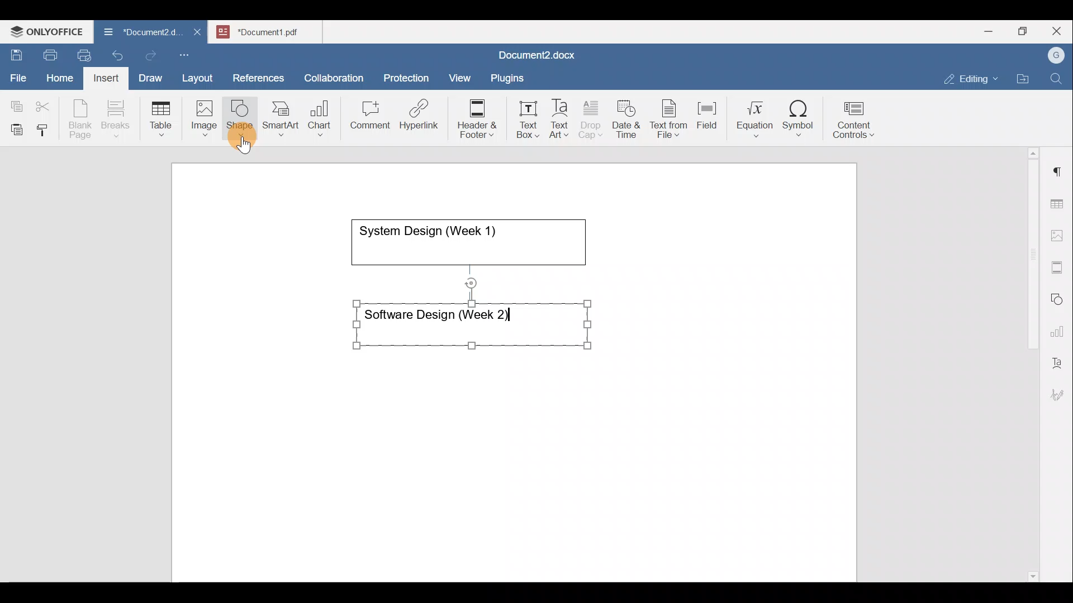 This screenshot has height=603, width=1073. Describe the element at coordinates (150, 56) in the screenshot. I see `Redo` at that location.